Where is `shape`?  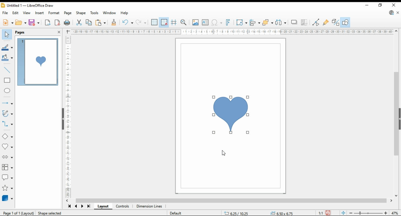 shape is located at coordinates (81, 13).